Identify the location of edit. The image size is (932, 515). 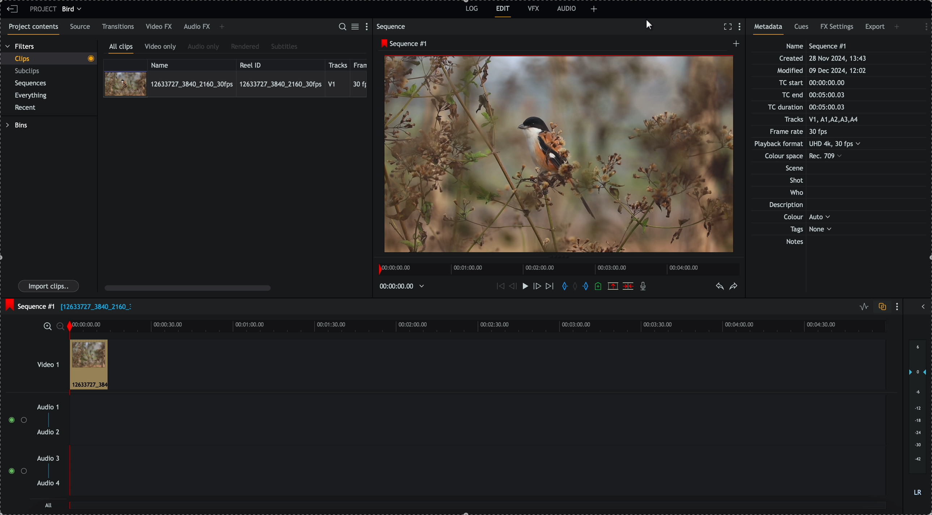
(503, 12).